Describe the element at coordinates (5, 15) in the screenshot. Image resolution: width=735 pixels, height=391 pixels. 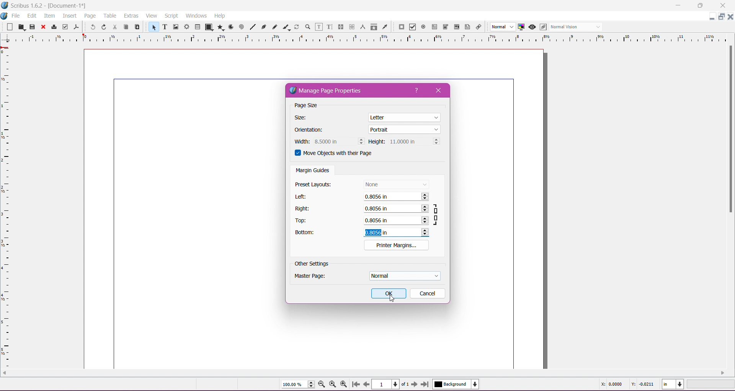
I see `Document Options` at that location.